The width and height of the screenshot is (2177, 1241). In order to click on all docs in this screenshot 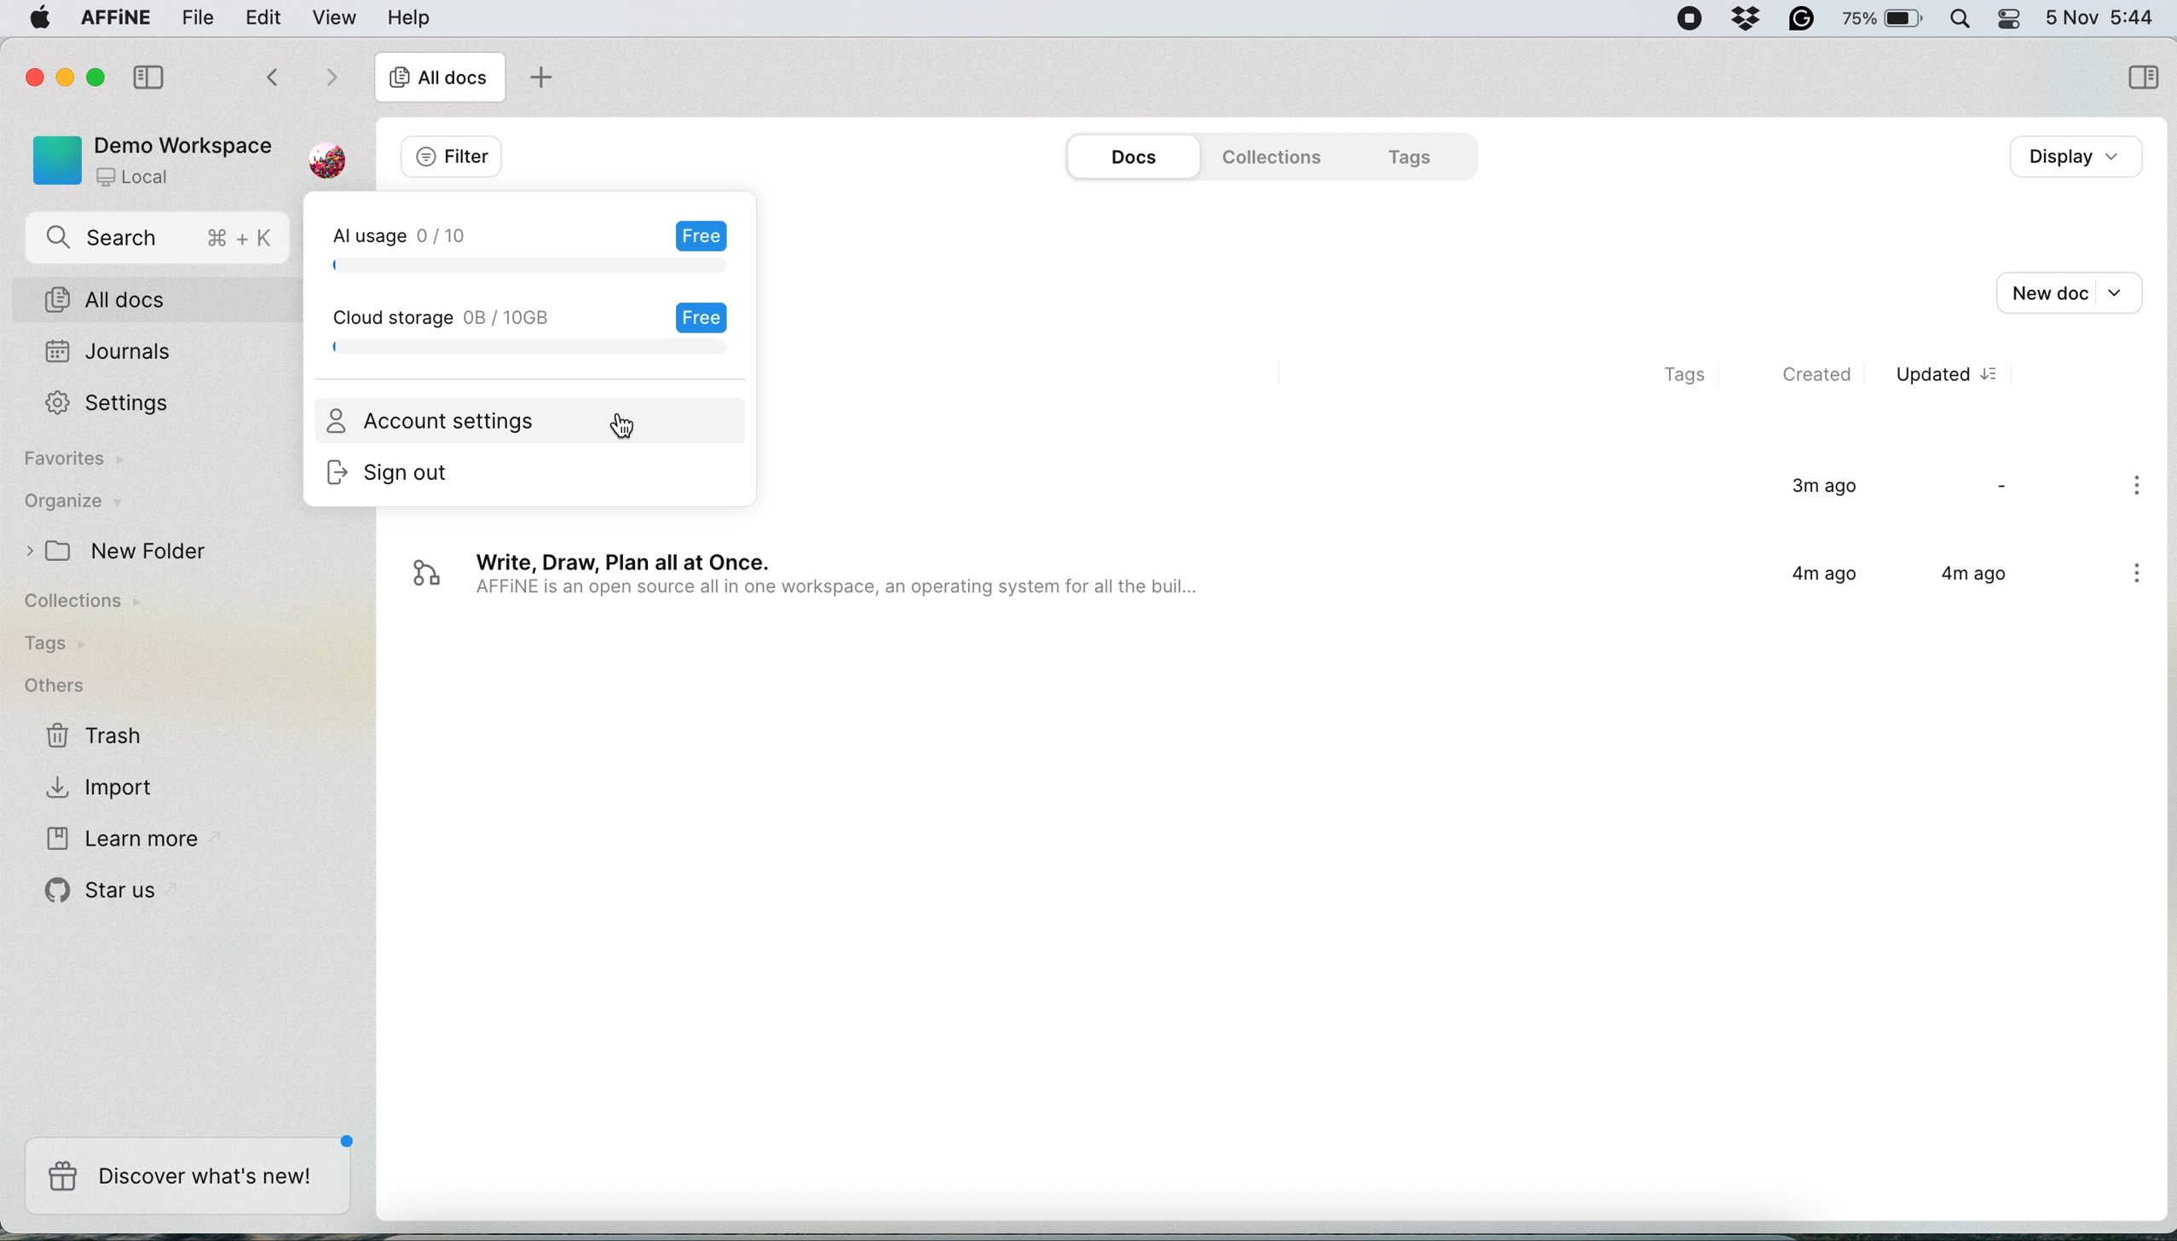, I will do `click(168, 301)`.